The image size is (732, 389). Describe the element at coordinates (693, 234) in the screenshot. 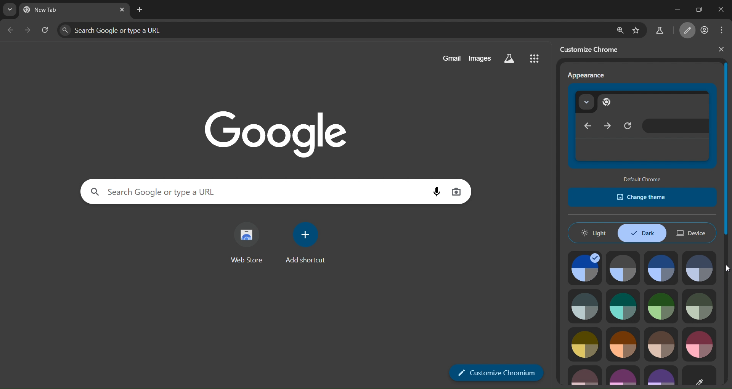

I see `device` at that location.